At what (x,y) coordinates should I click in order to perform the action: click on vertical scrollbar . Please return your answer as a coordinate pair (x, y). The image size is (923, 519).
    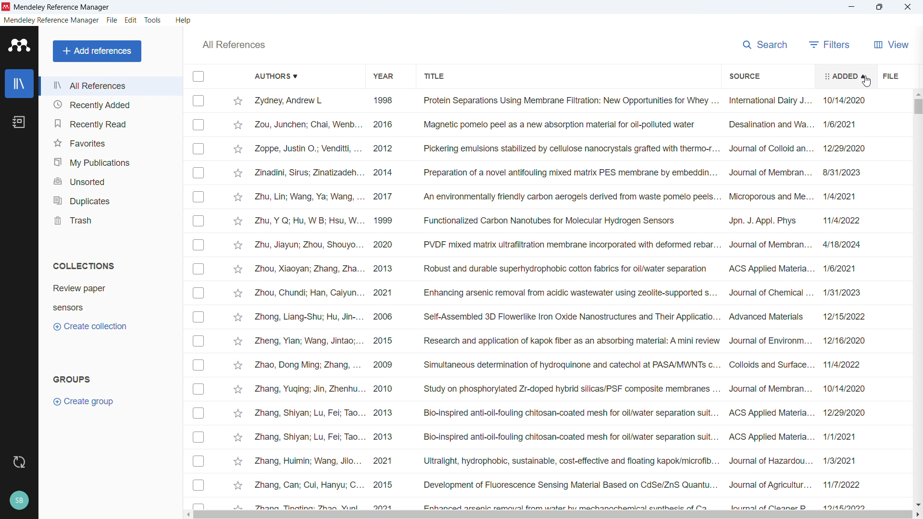
    Looking at the image, I should click on (918, 107).